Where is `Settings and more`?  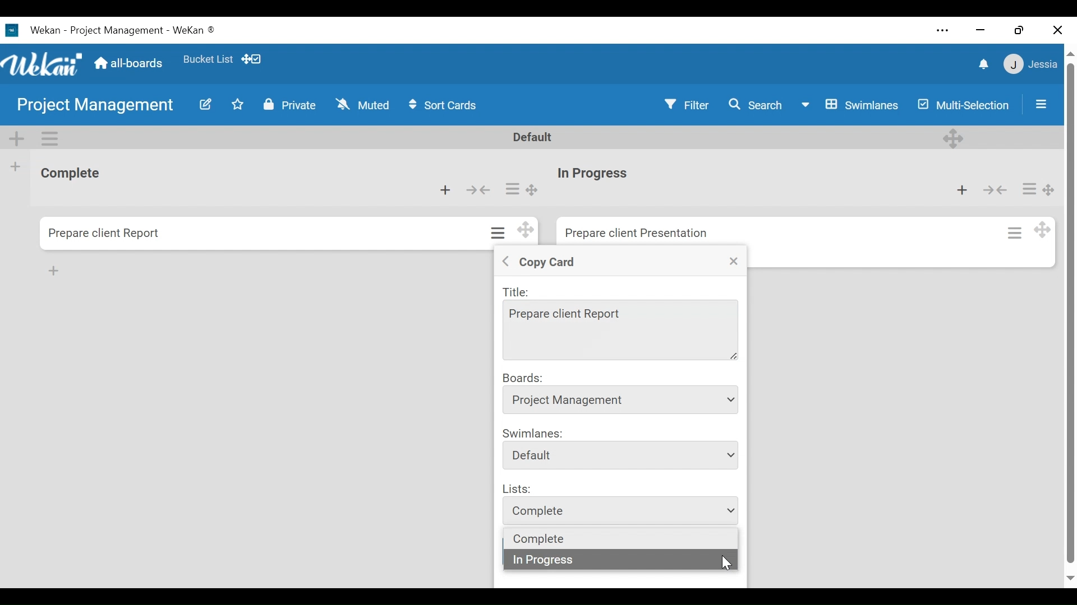
Settings and more is located at coordinates (943, 31).